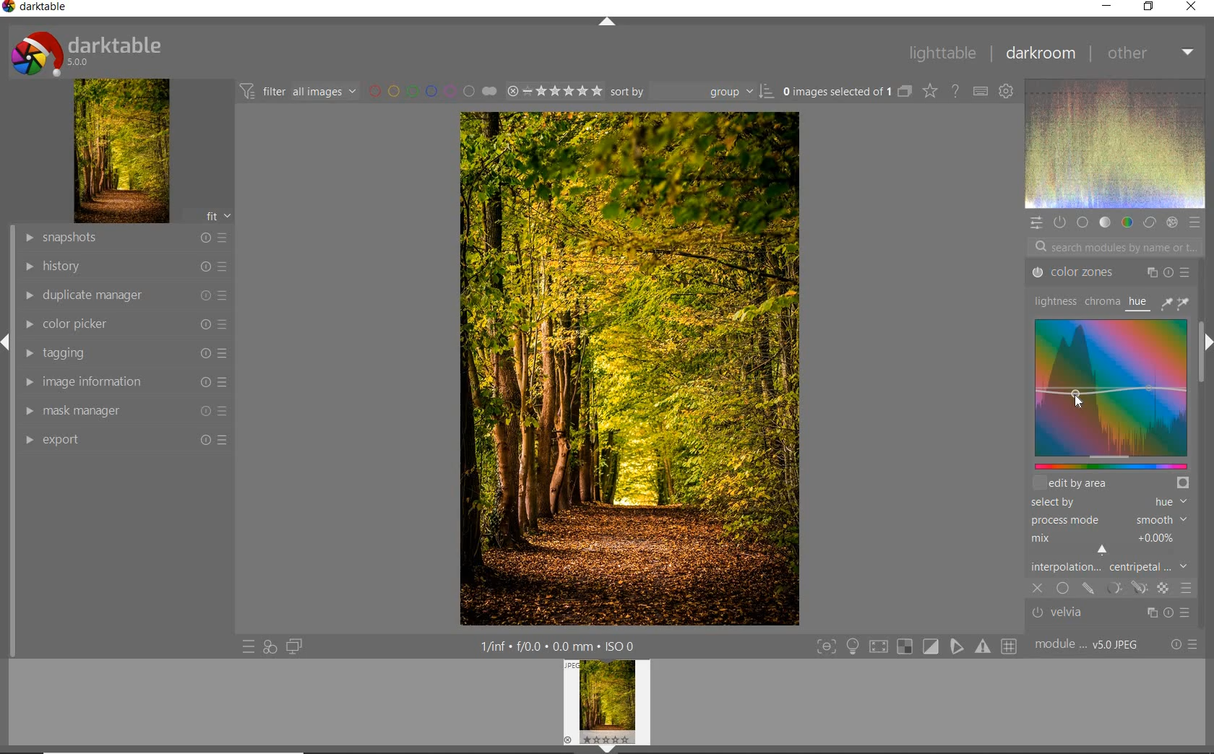 This screenshot has width=1214, height=754. Describe the element at coordinates (1129, 222) in the screenshot. I see `COLOR` at that location.